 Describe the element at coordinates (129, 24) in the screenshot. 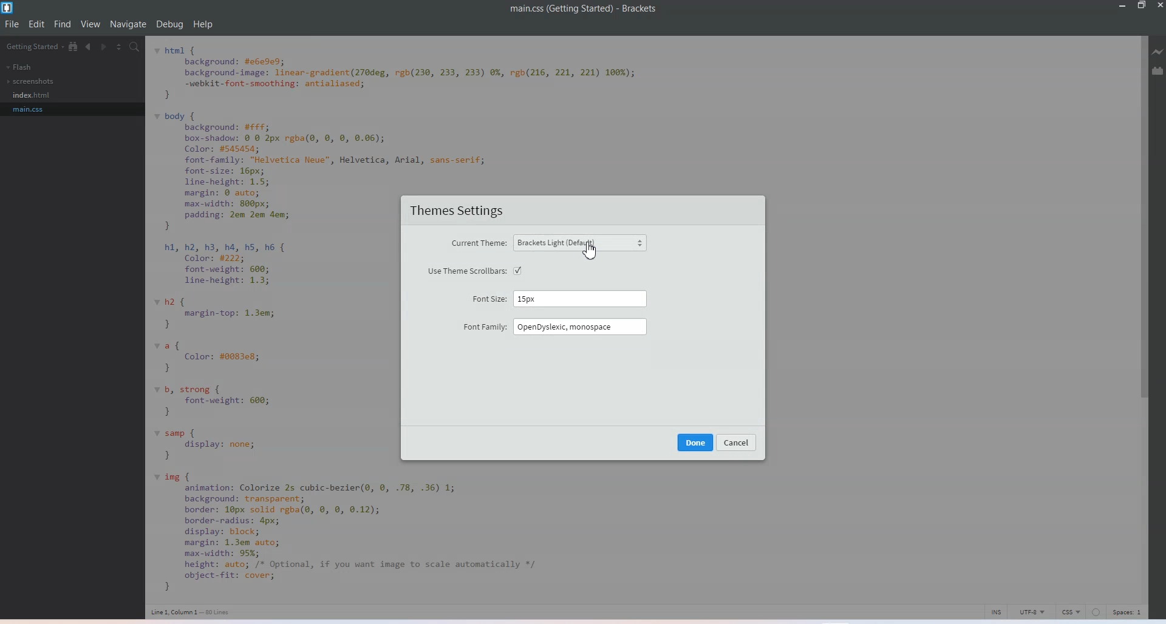

I see `Navigate` at that location.